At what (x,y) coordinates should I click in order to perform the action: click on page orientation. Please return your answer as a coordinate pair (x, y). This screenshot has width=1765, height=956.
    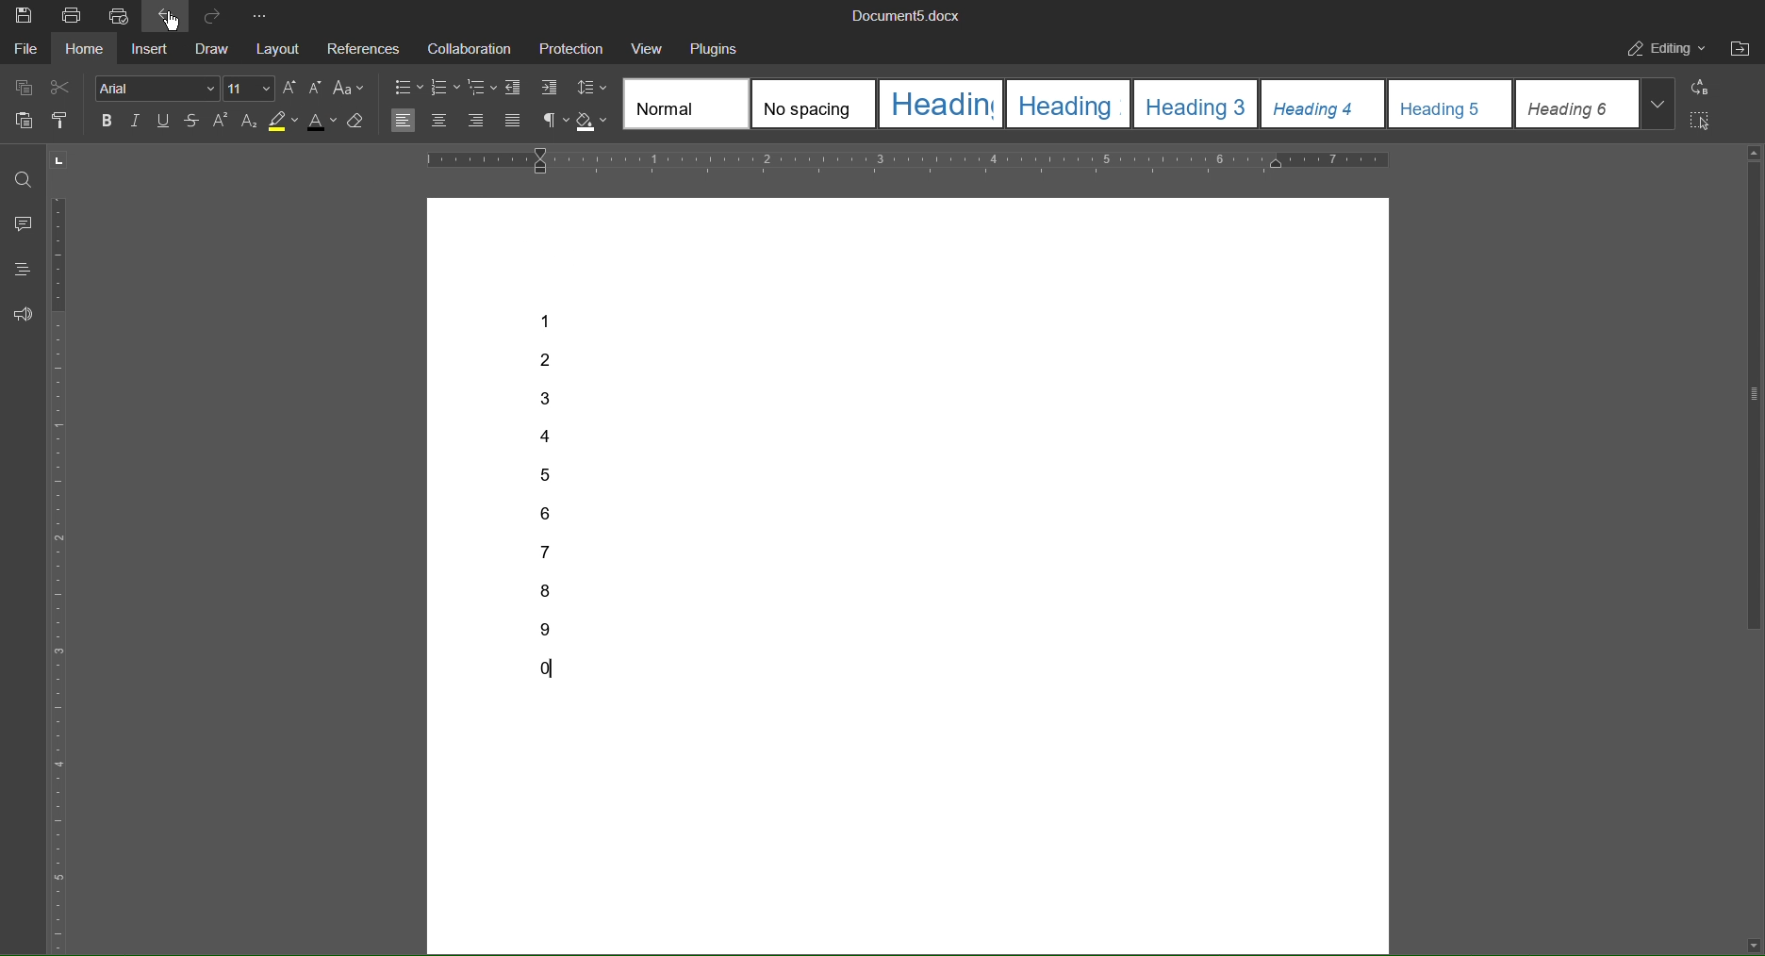
    Looking at the image, I should click on (58, 159).